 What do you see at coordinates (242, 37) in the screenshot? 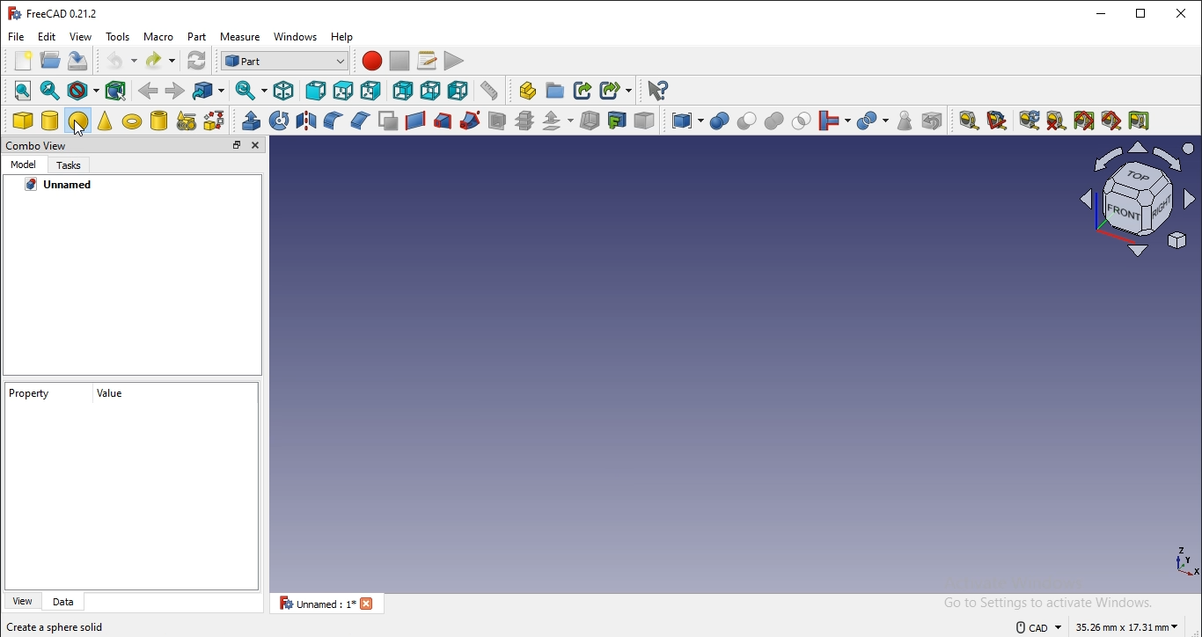
I see `measure` at bounding box center [242, 37].